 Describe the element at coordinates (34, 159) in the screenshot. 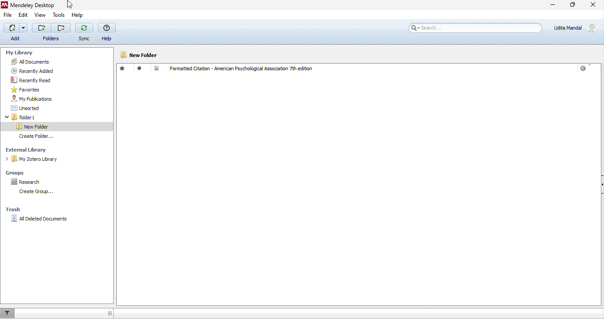

I see `my zotero library` at that location.